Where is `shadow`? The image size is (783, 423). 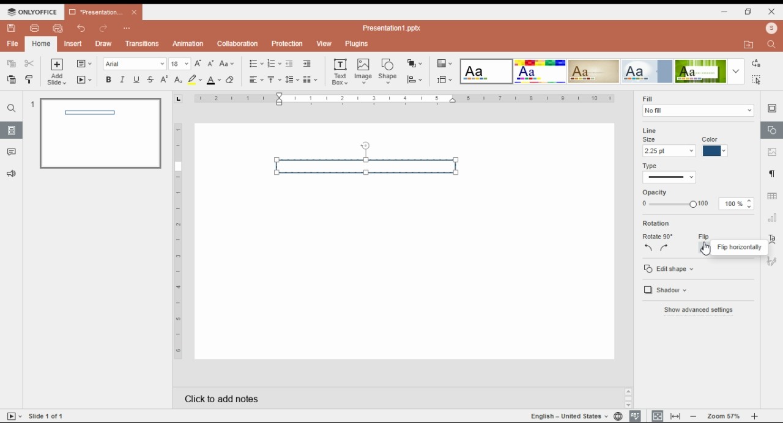 shadow is located at coordinates (672, 290).